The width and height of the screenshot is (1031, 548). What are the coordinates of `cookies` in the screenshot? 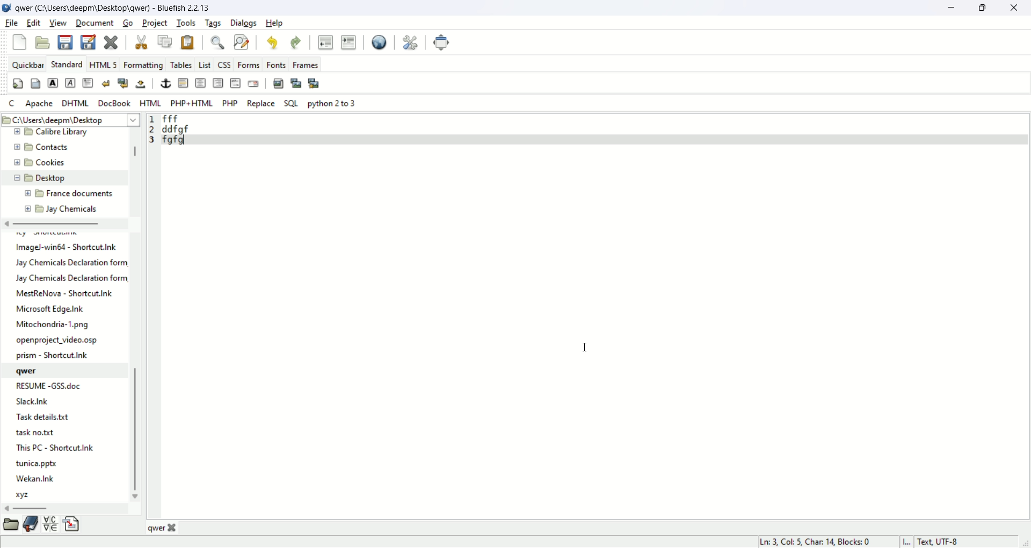 It's located at (39, 161).